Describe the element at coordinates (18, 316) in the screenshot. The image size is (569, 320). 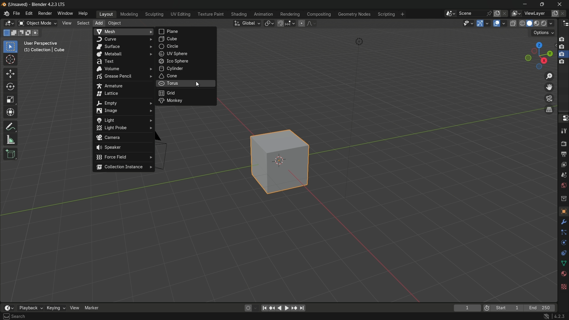
I see `Search` at that location.